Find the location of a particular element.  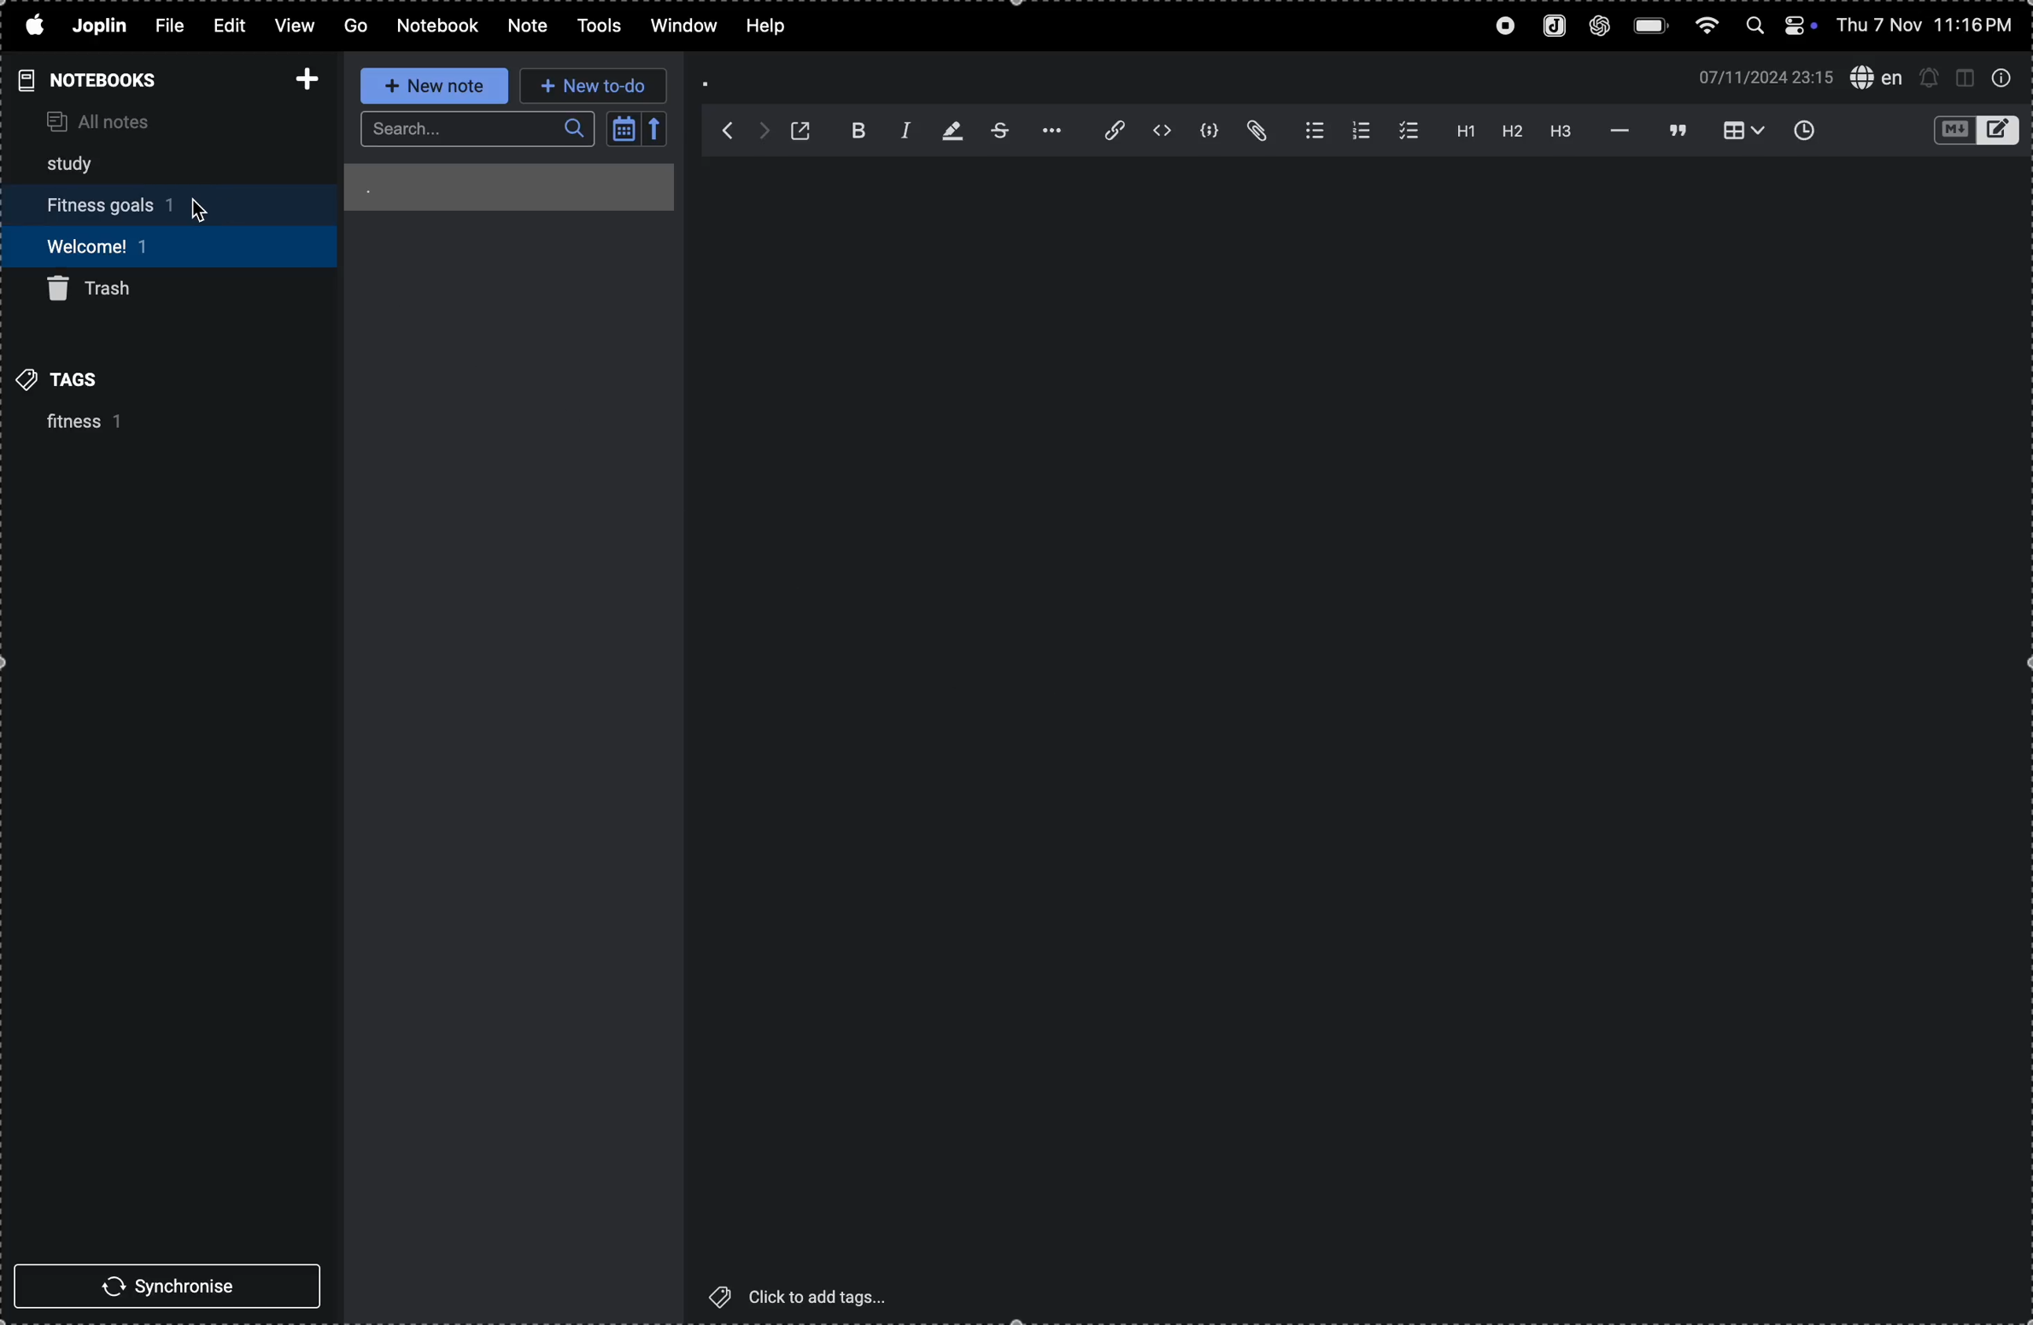

options is located at coordinates (1046, 131).